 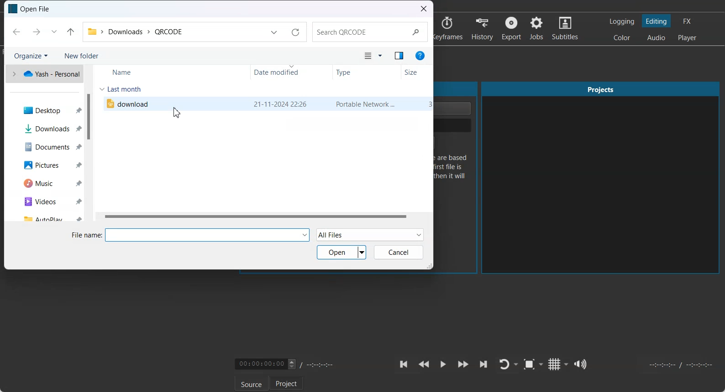 What do you see at coordinates (44, 165) in the screenshot?
I see `Pictures` at bounding box center [44, 165].